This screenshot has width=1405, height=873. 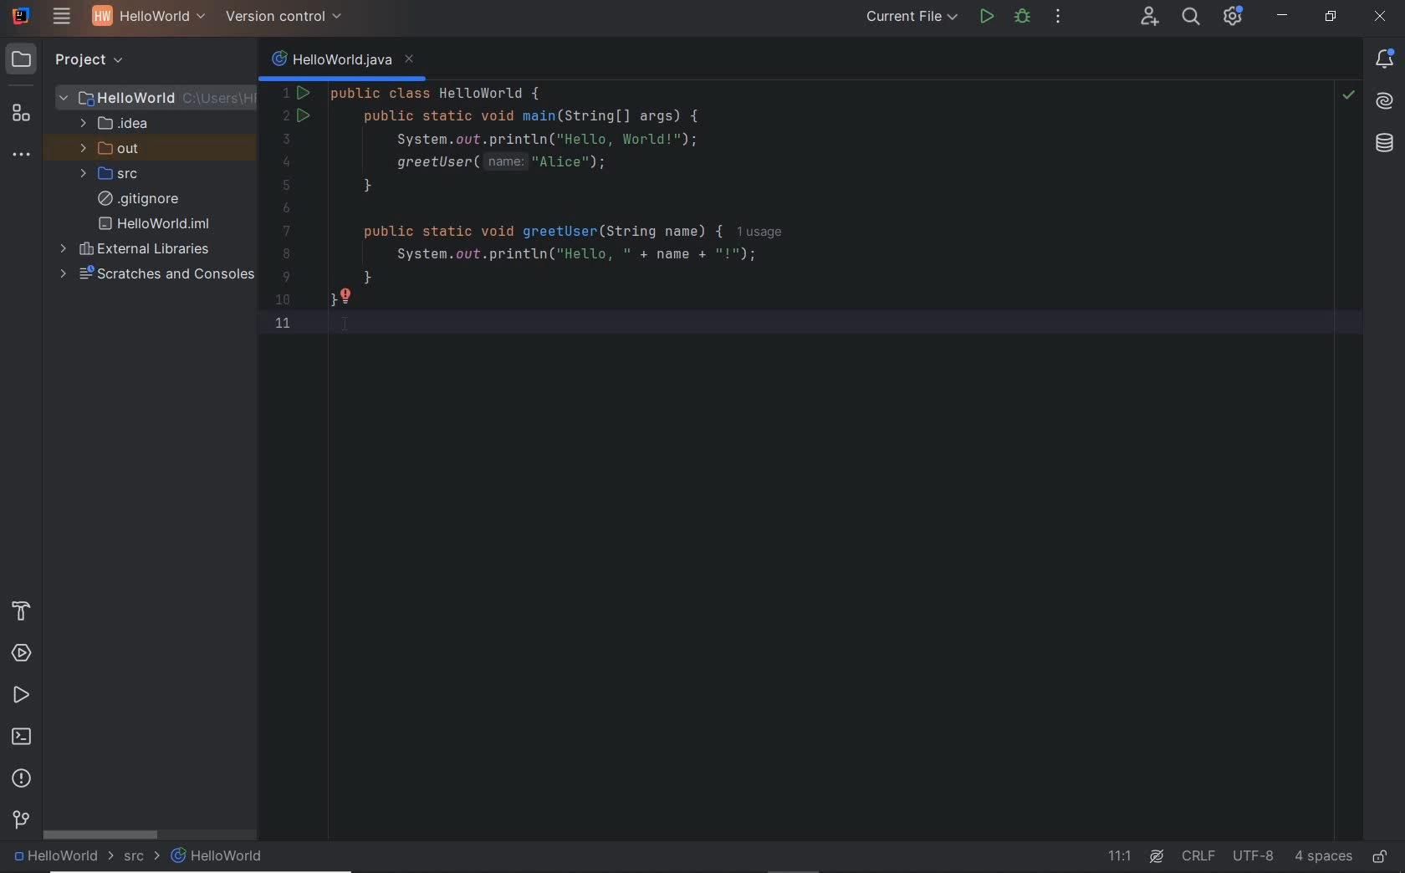 What do you see at coordinates (1156, 857) in the screenshot?
I see `AI Assistant` at bounding box center [1156, 857].